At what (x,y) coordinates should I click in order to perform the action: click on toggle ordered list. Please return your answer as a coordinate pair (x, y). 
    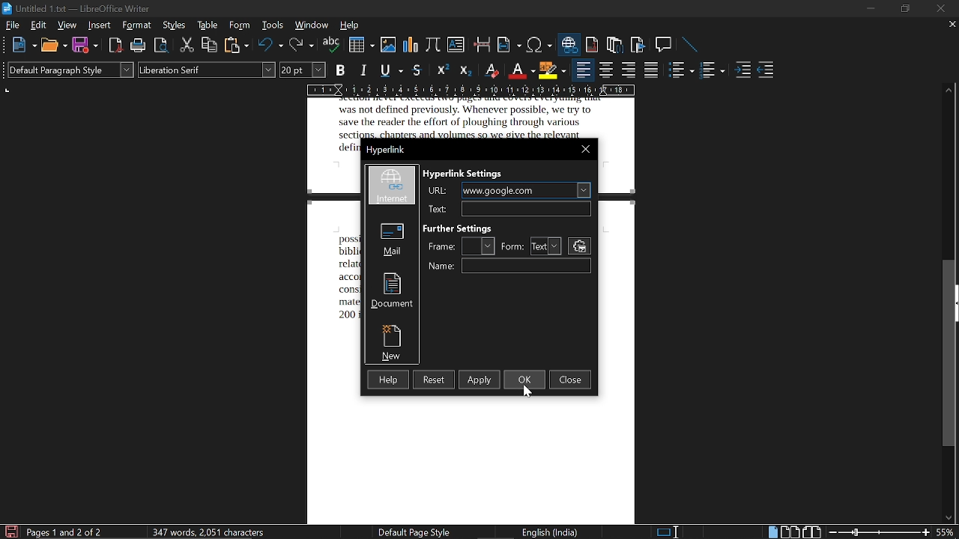
    Looking at the image, I should click on (682, 71).